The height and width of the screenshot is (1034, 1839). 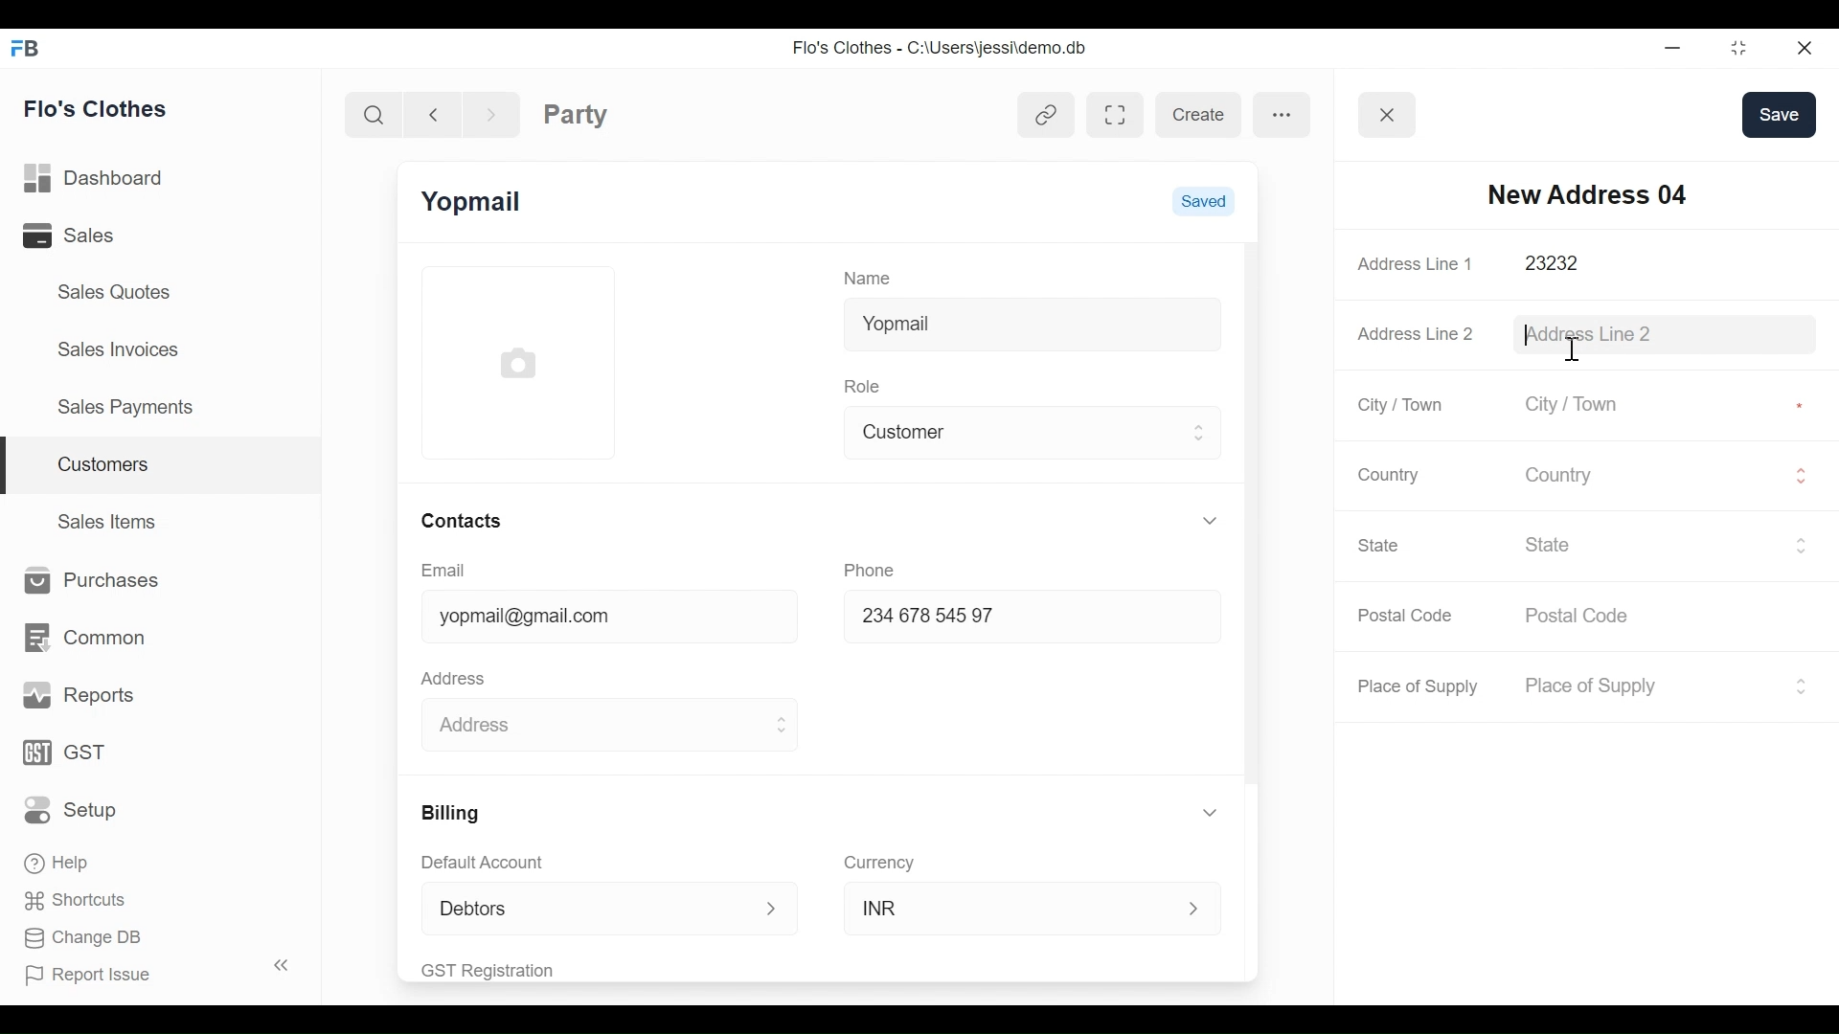 I want to click on Name, so click(x=872, y=277).